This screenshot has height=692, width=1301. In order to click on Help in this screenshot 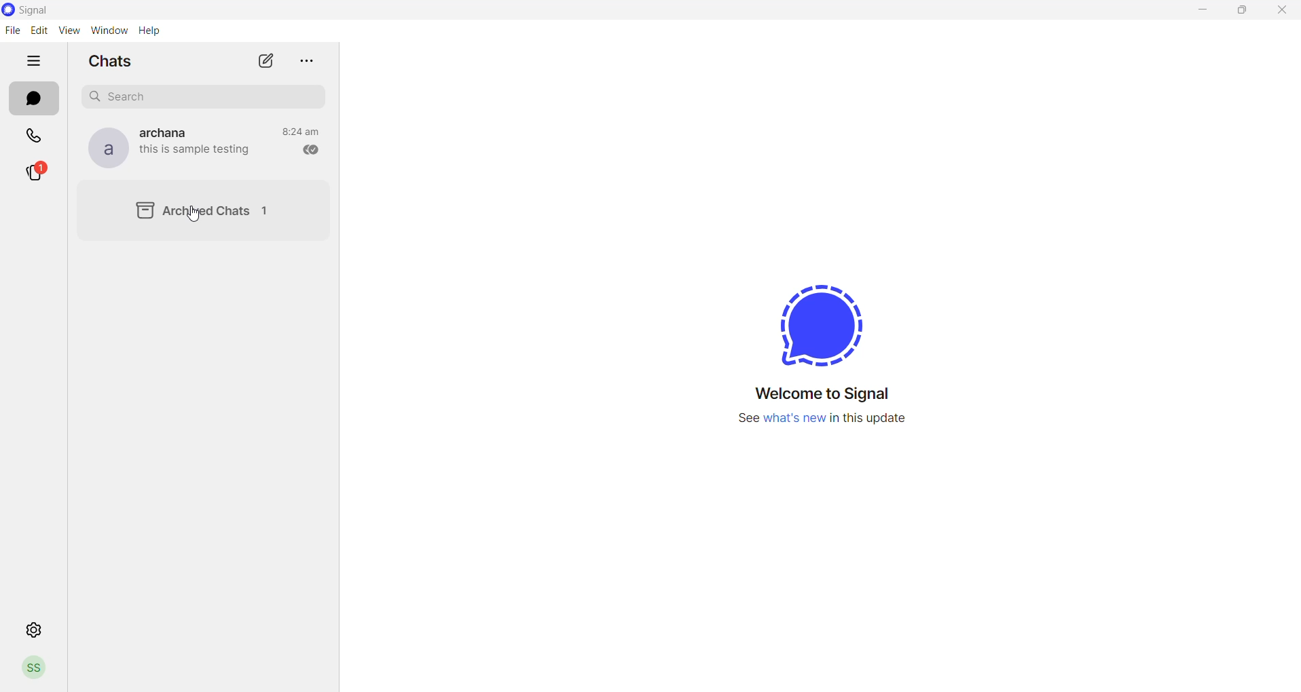, I will do `click(151, 31)`.